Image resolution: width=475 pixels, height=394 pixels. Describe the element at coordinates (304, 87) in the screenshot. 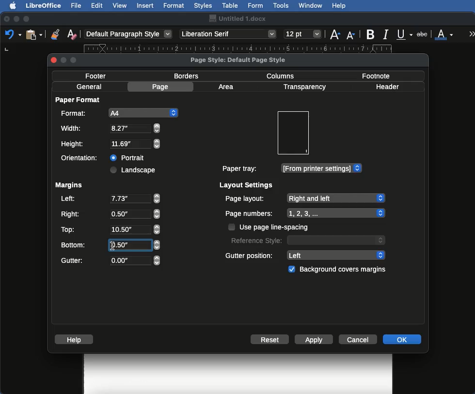

I see `Transparency` at that location.